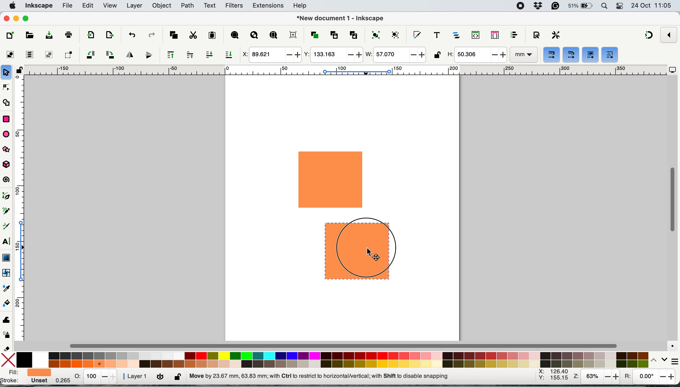 The height and width of the screenshot is (387, 680). Describe the element at coordinates (136, 376) in the screenshot. I see `layer 1` at that location.